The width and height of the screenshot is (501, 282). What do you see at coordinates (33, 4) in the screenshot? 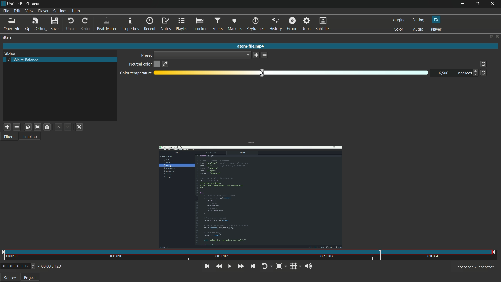
I see `shotcut` at bounding box center [33, 4].